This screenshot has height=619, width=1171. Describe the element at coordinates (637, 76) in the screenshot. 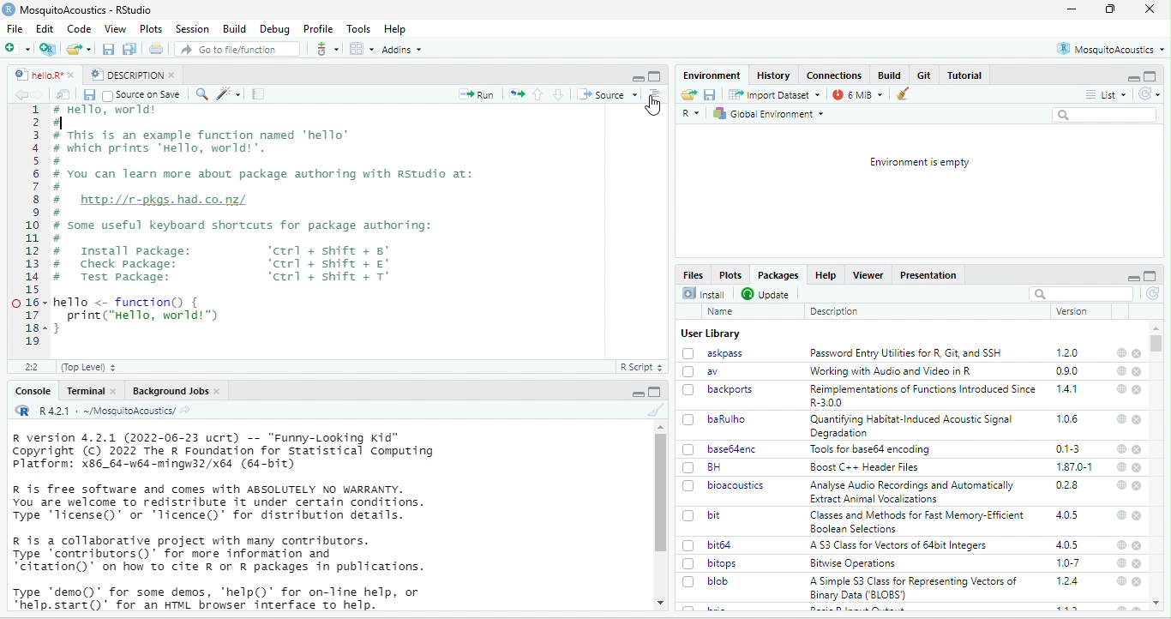

I see `maximize` at that location.